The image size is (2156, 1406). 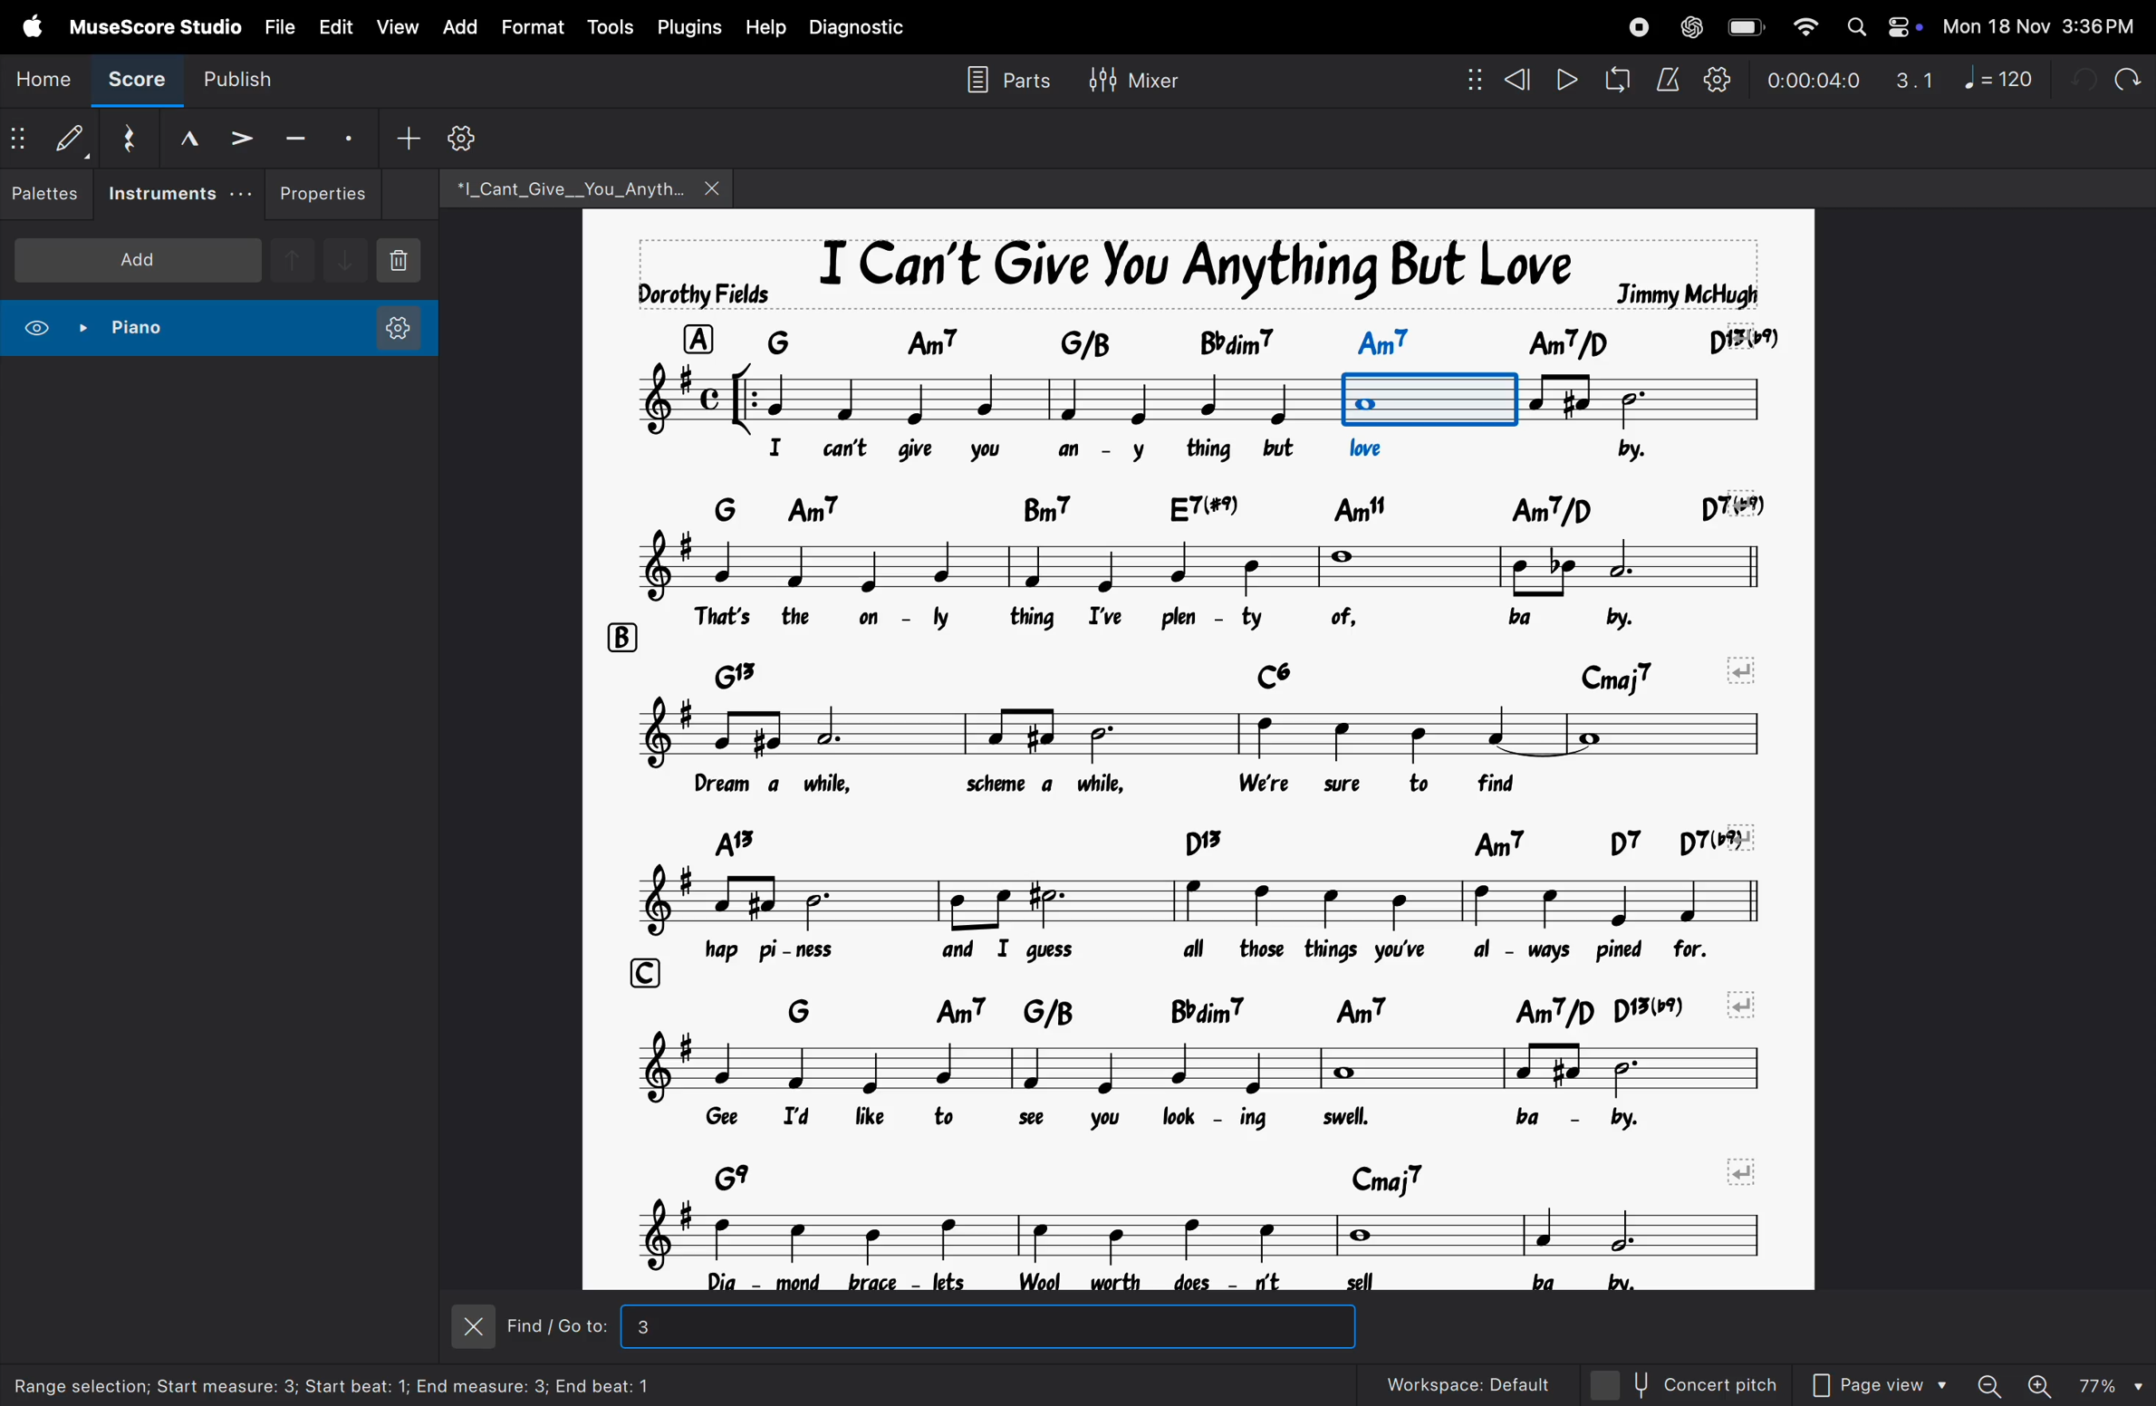 What do you see at coordinates (1278, 340) in the screenshot?
I see `chord symbol` at bounding box center [1278, 340].